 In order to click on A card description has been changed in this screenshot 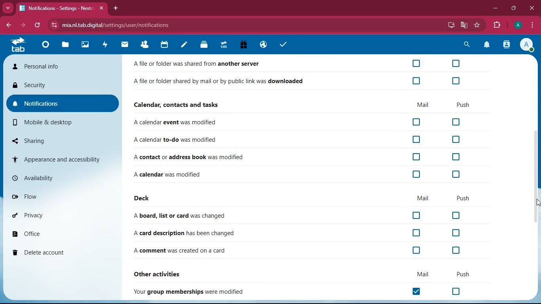, I will do `click(182, 233)`.